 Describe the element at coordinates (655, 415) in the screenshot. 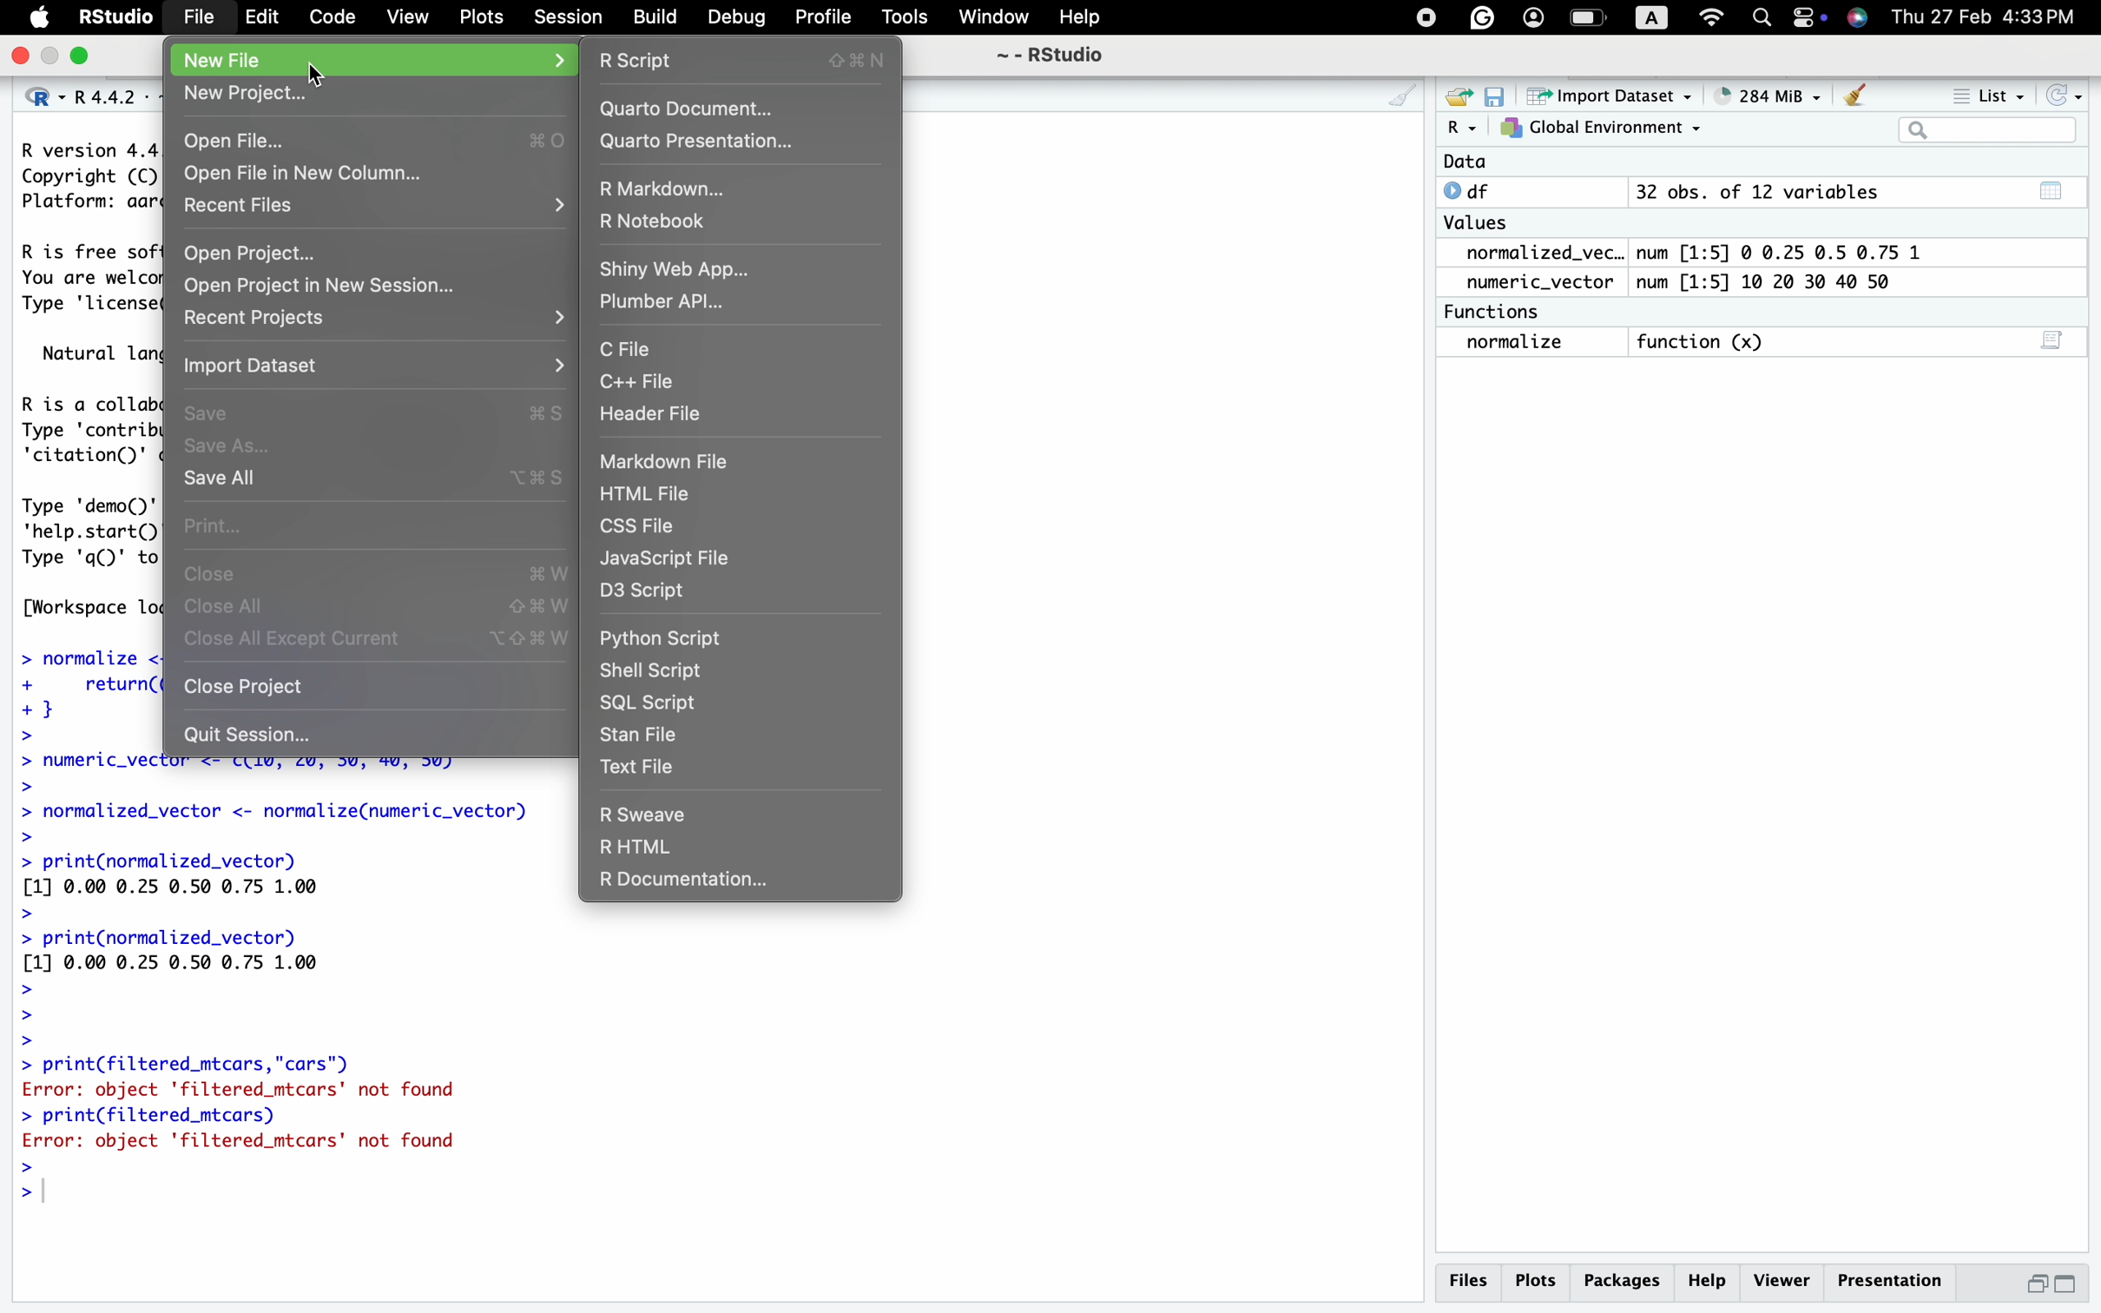

I see `Header File` at that location.